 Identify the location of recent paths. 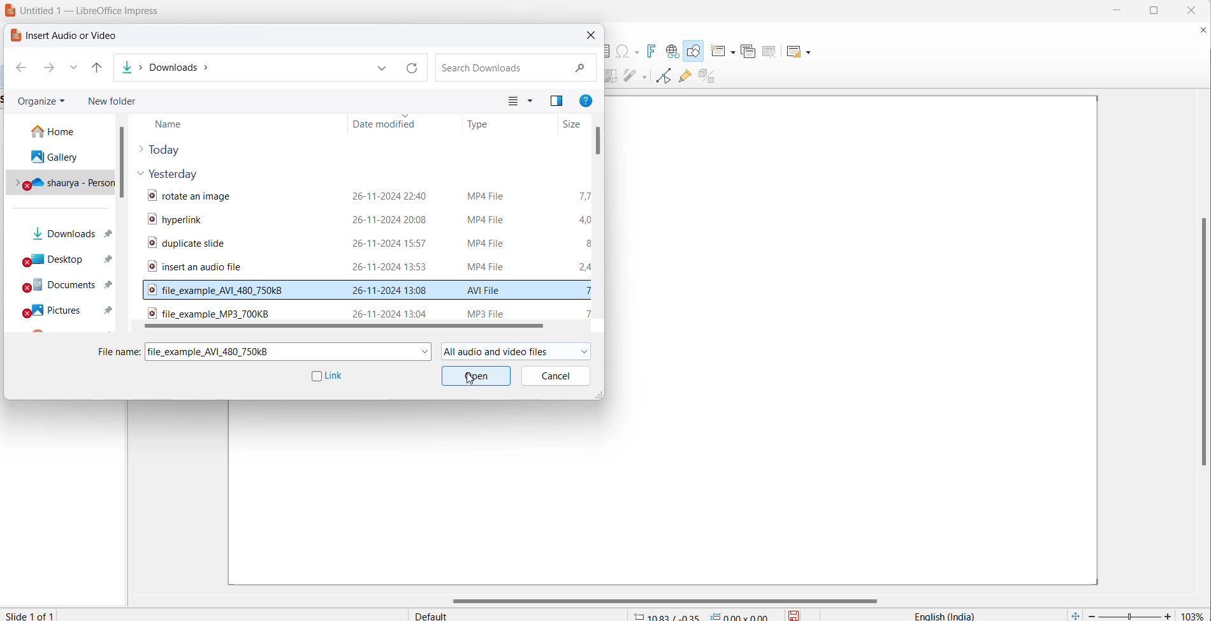
(76, 66).